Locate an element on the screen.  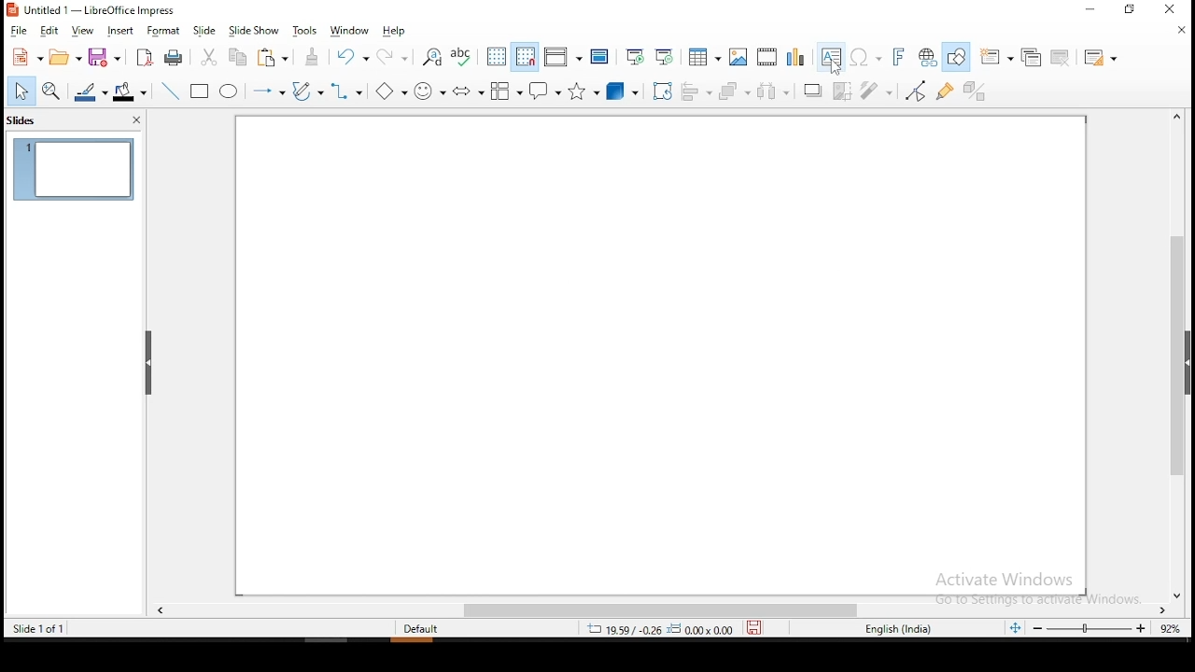
19.59/-0.26 is located at coordinates (617, 629).